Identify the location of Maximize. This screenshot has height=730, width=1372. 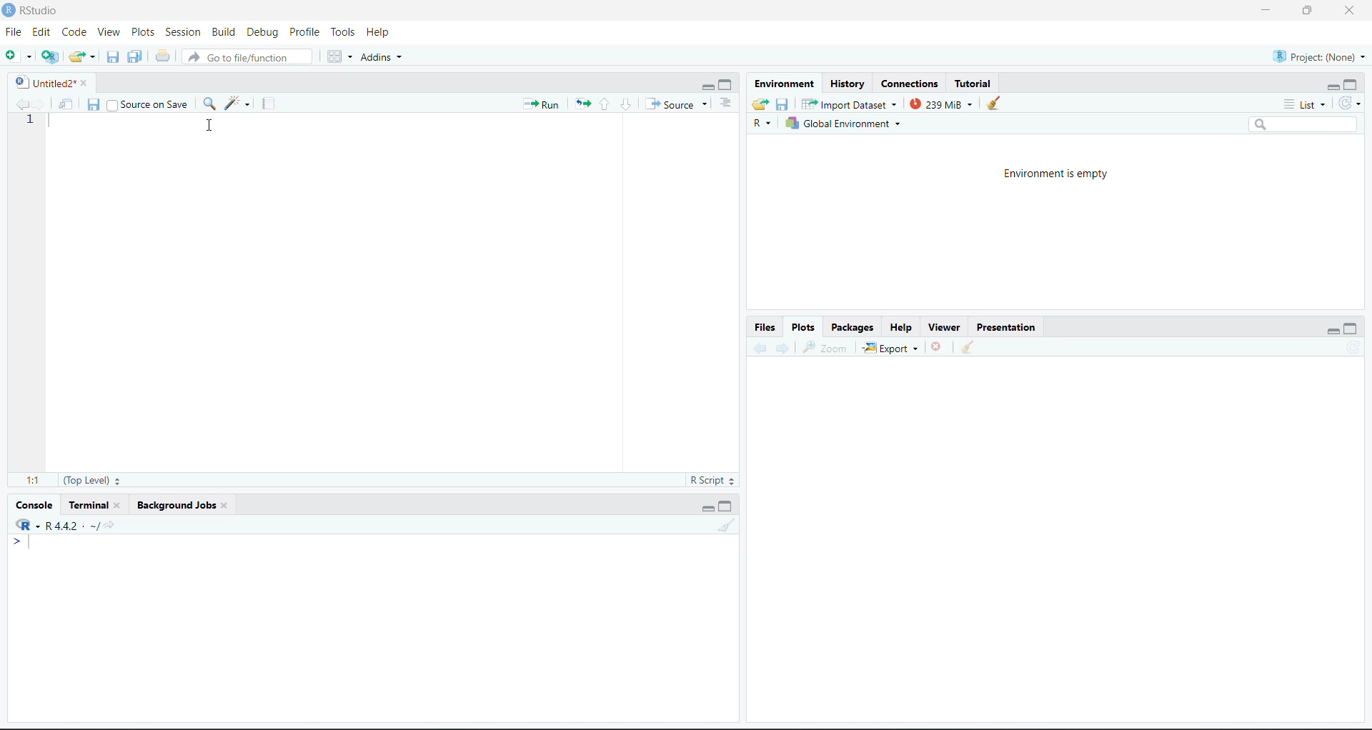
(727, 82).